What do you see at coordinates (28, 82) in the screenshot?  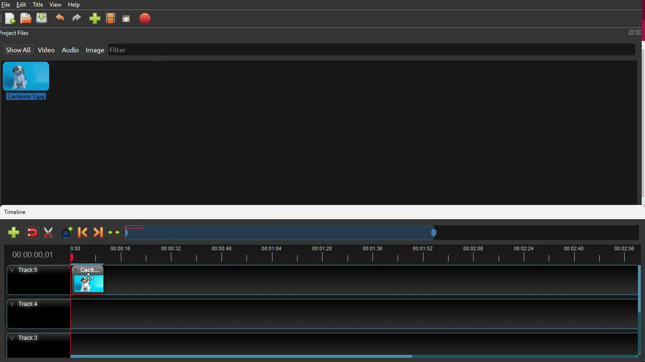 I see `image` at bounding box center [28, 82].